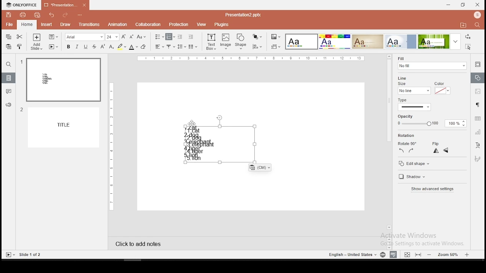 This screenshot has width=486, height=273. Describe the element at coordinates (65, 5) in the screenshot. I see `presentation` at that location.